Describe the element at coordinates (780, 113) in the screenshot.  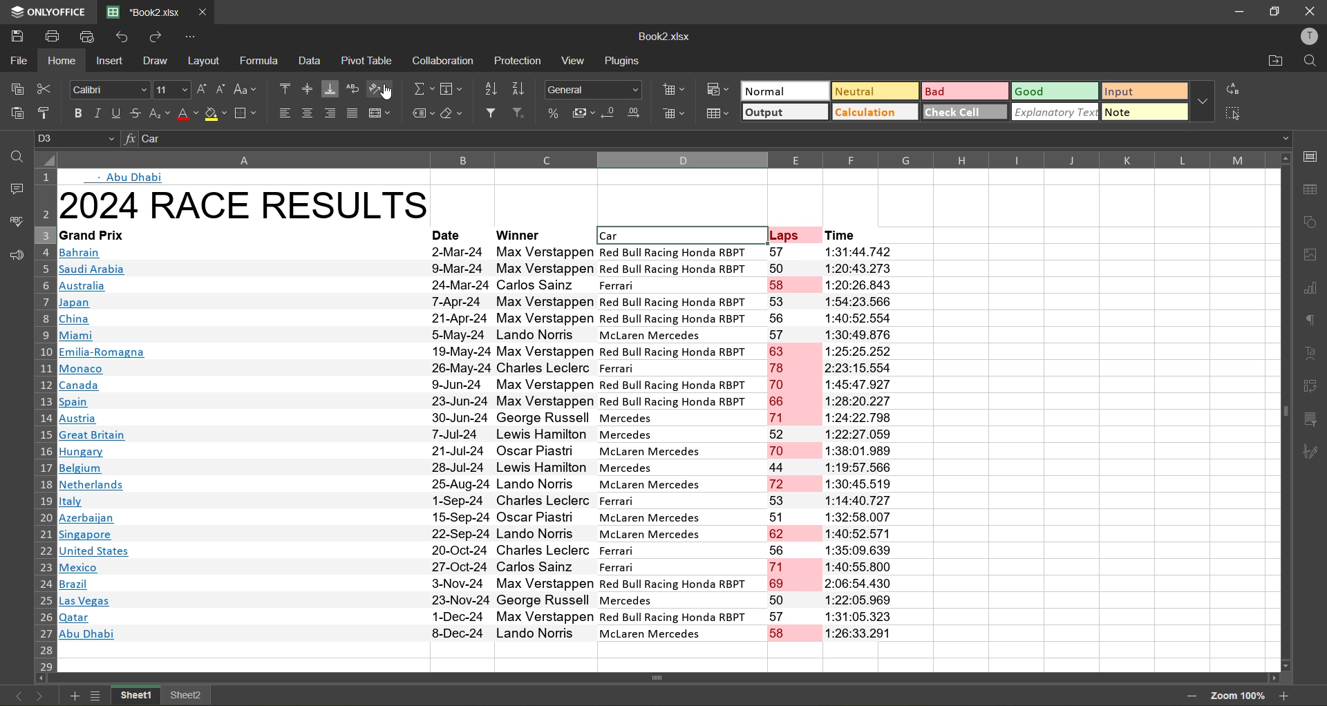
I see `output` at that location.